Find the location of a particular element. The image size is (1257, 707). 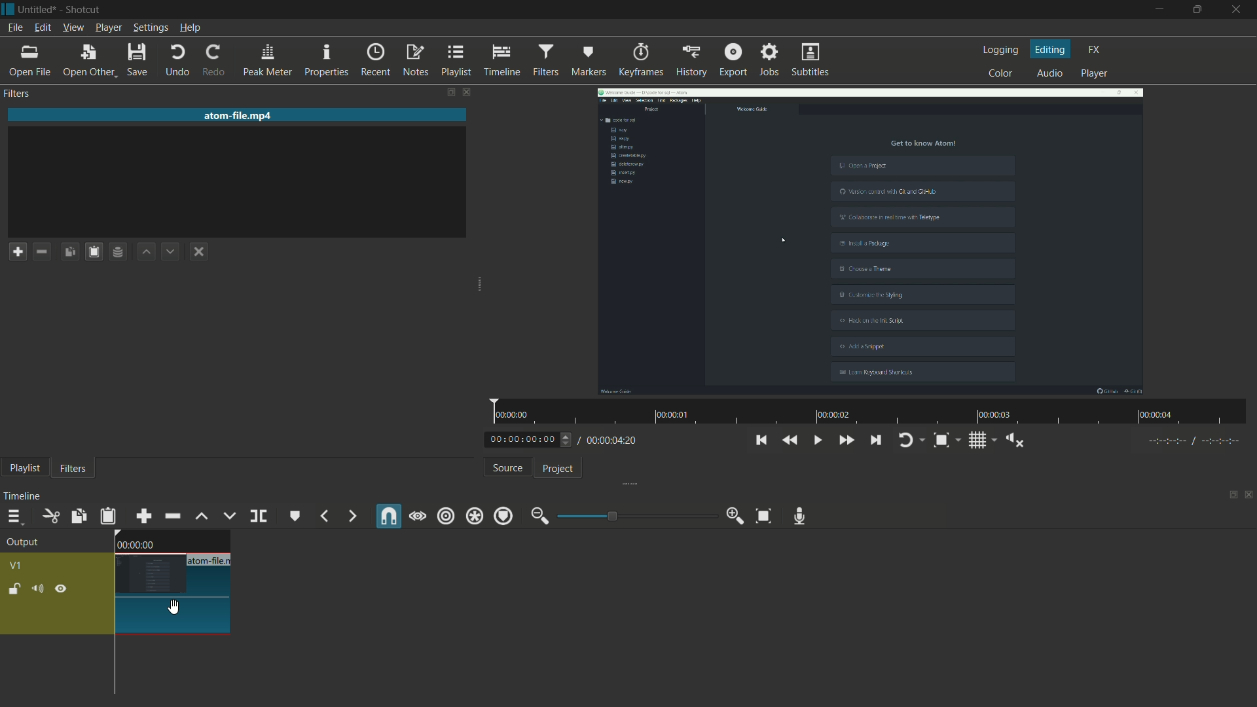

view menu is located at coordinates (73, 27).